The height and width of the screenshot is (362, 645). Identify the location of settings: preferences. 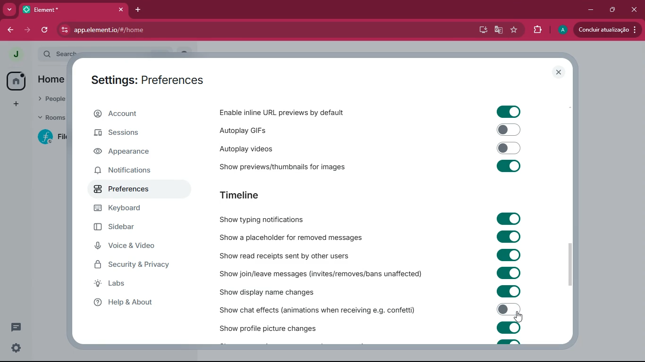
(153, 79).